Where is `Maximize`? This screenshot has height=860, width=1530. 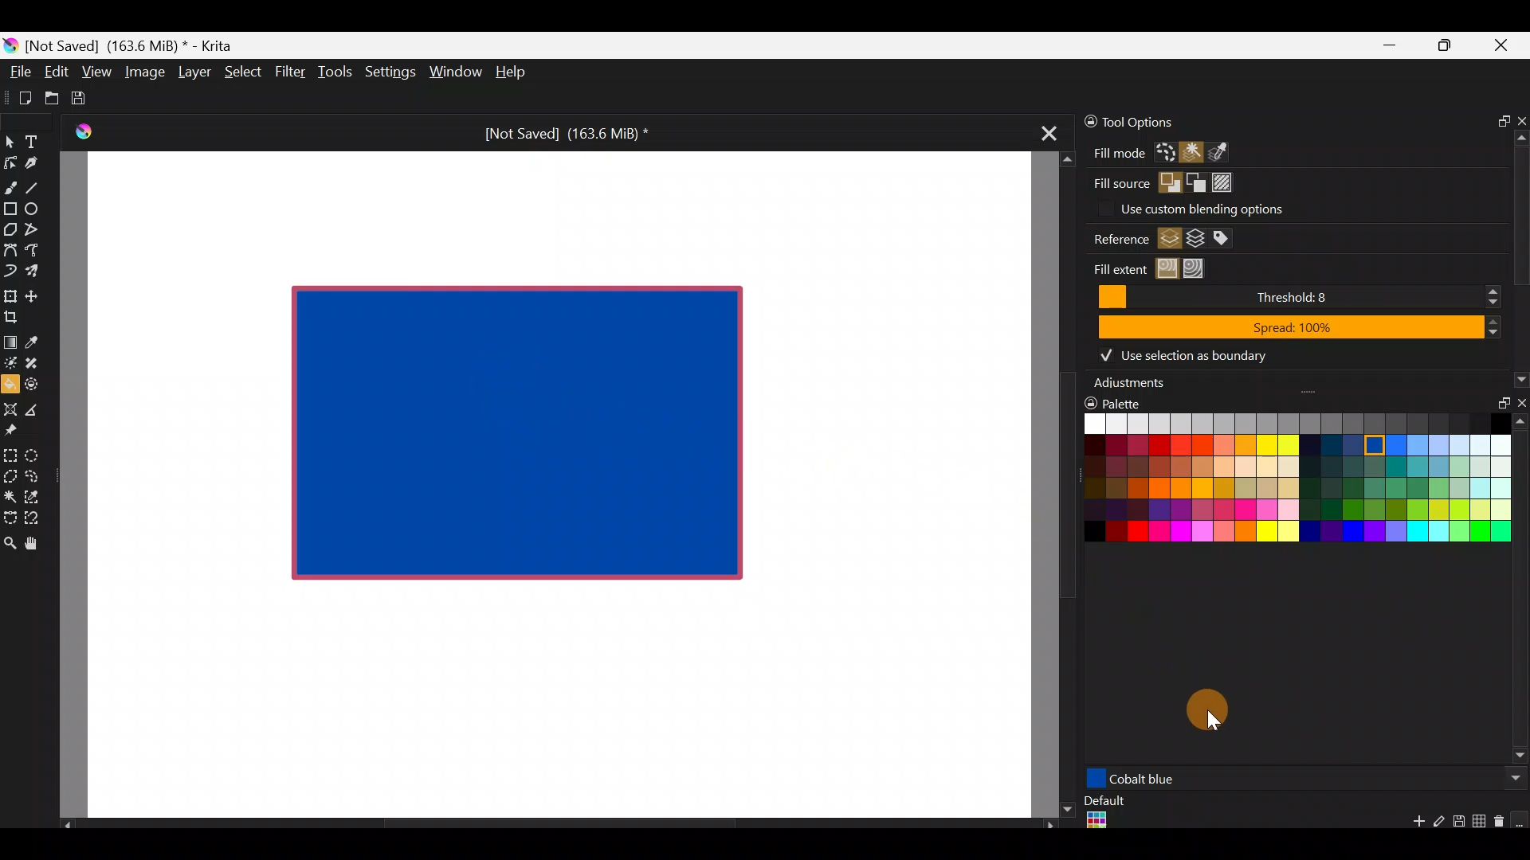 Maximize is located at coordinates (1447, 45).